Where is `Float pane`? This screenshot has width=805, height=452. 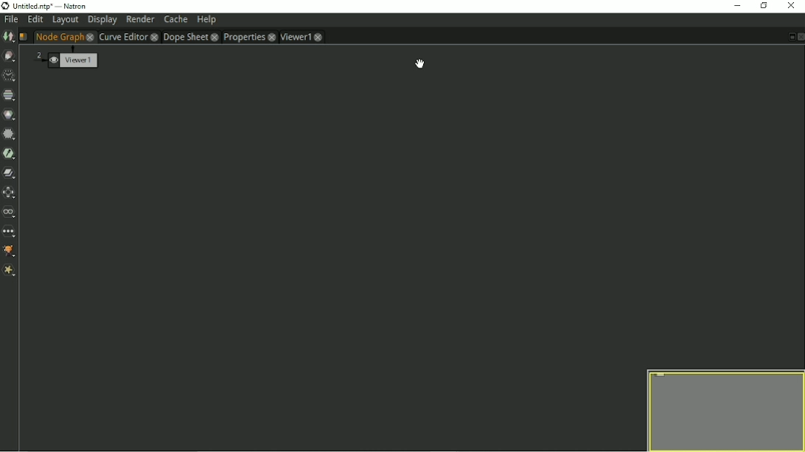
Float pane is located at coordinates (790, 37).